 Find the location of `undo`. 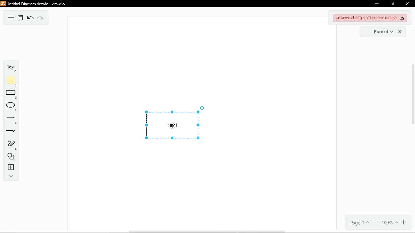

undo is located at coordinates (30, 18).